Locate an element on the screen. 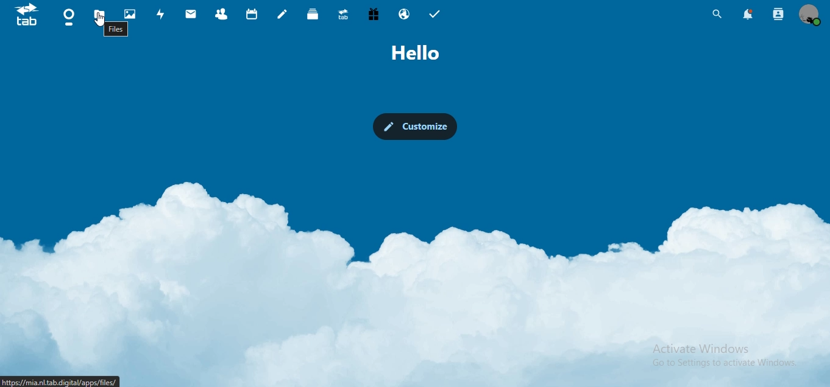 This screenshot has width=830, height=387. text is located at coordinates (723, 355).